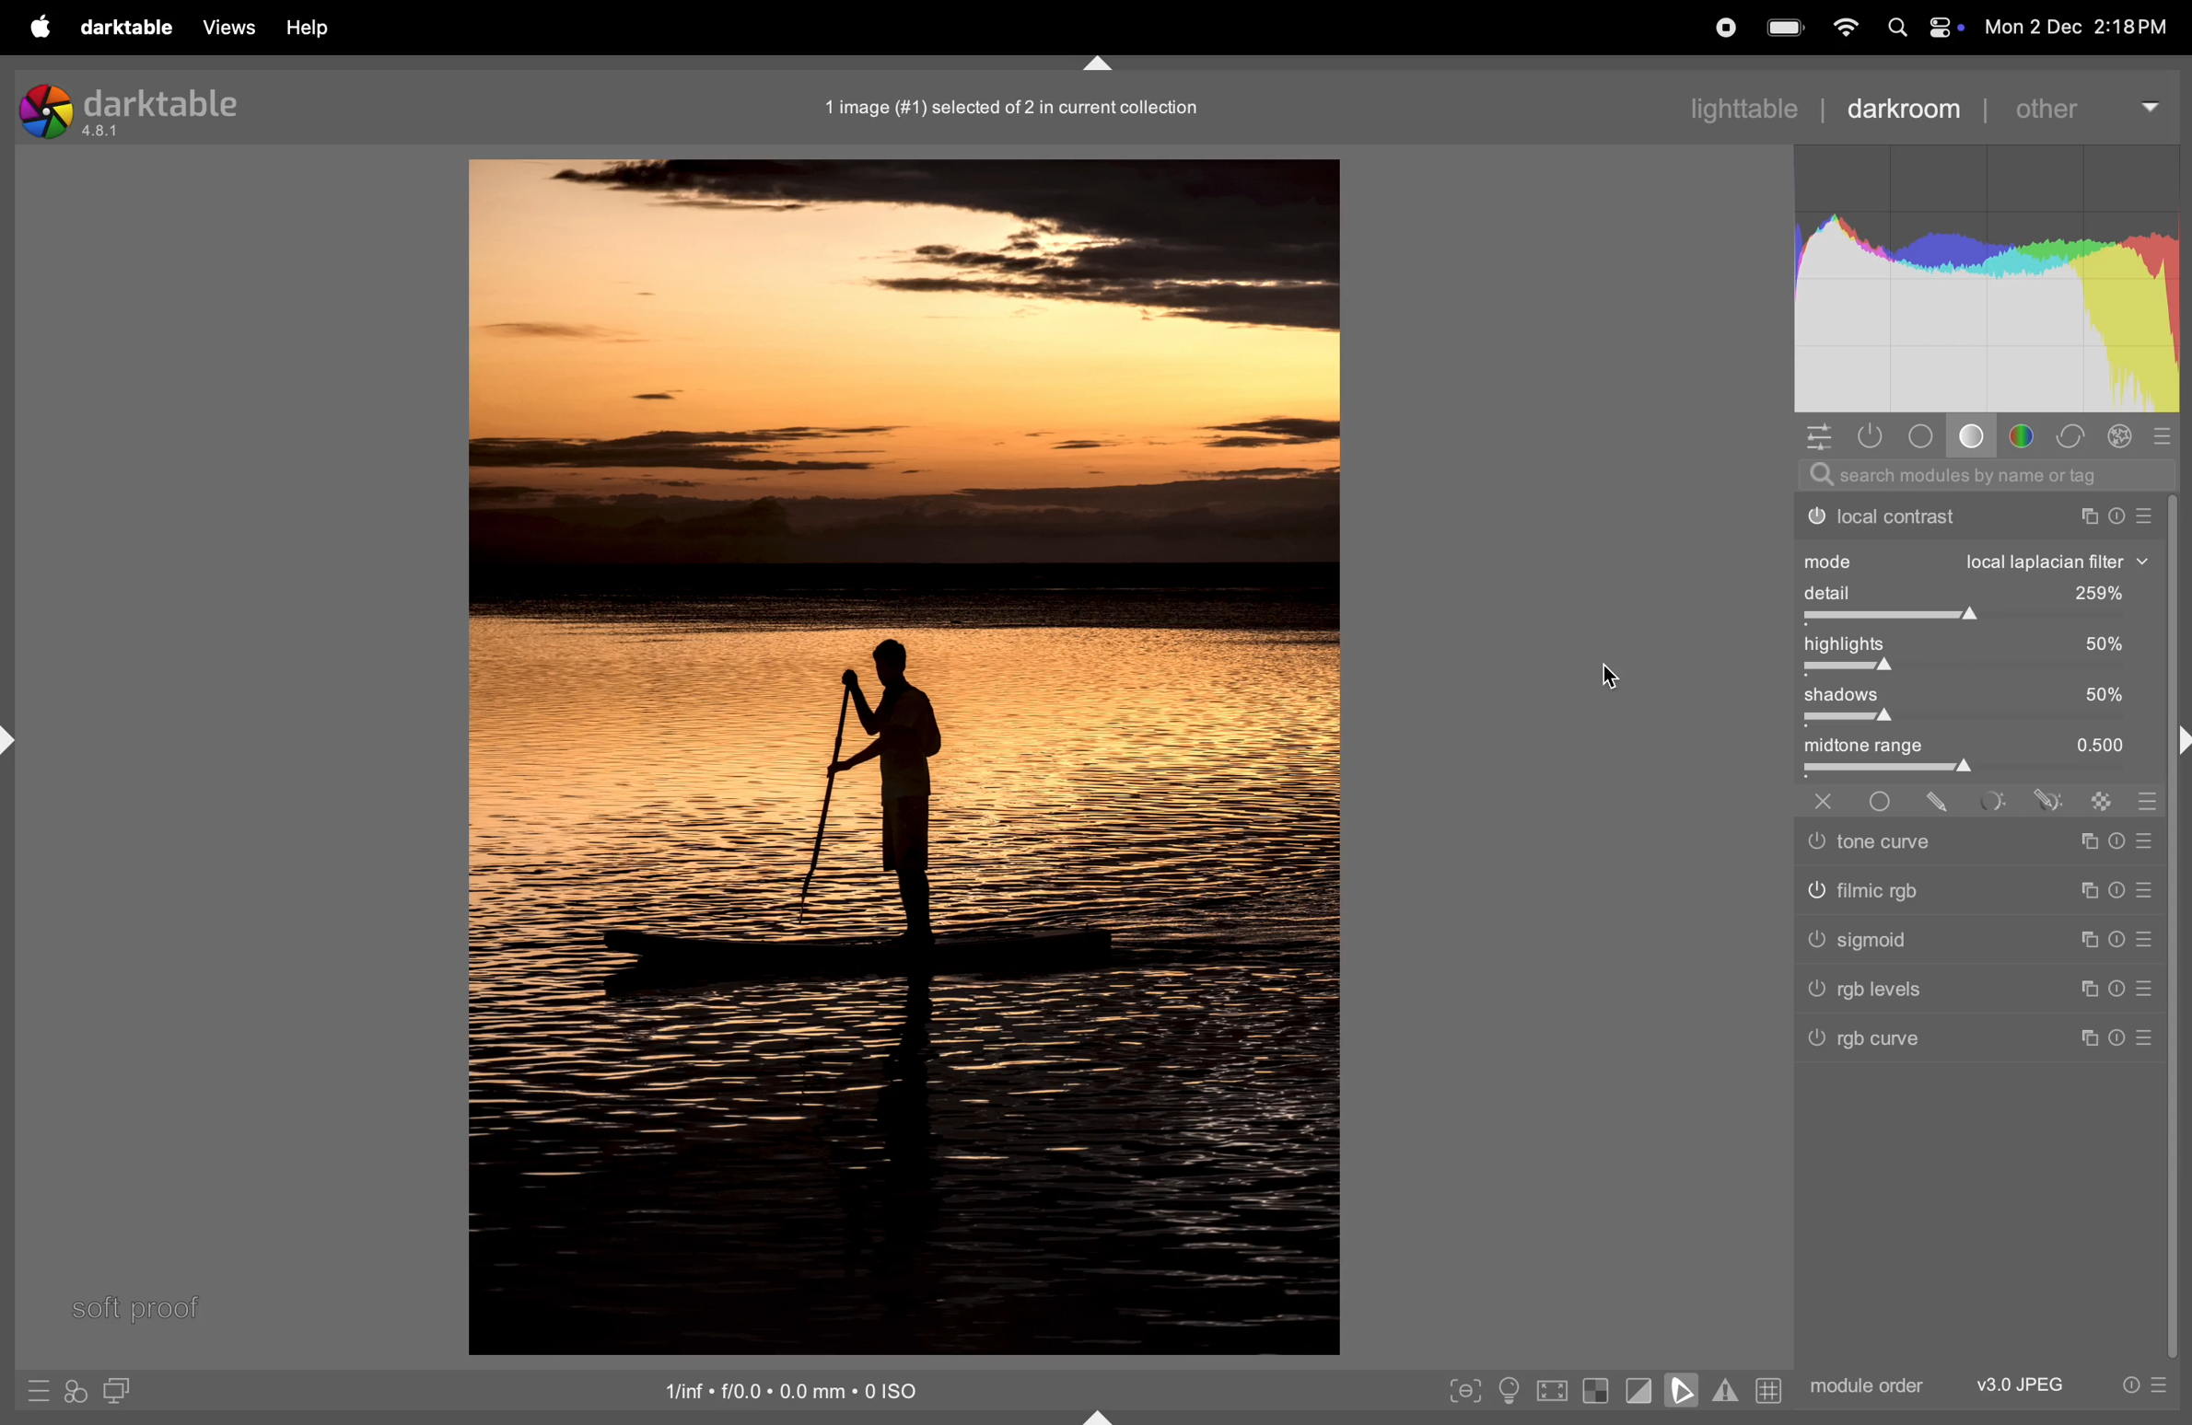 The width and height of the screenshot is (2192, 1425). I want to click on , so click(1899, 941).